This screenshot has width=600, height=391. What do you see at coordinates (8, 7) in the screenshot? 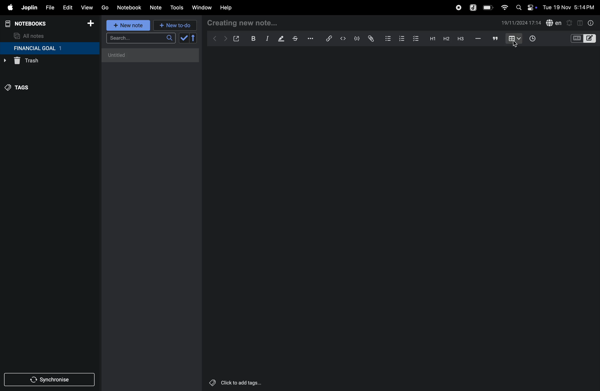
I see `apple menu` at bounding box center [8, 7].